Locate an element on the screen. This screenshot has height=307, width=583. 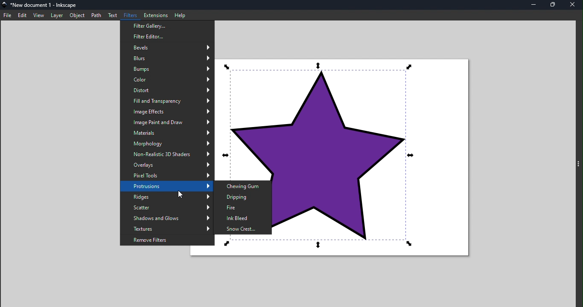
Non-Realistic 3D Shades is located at coordinates (167, 156).